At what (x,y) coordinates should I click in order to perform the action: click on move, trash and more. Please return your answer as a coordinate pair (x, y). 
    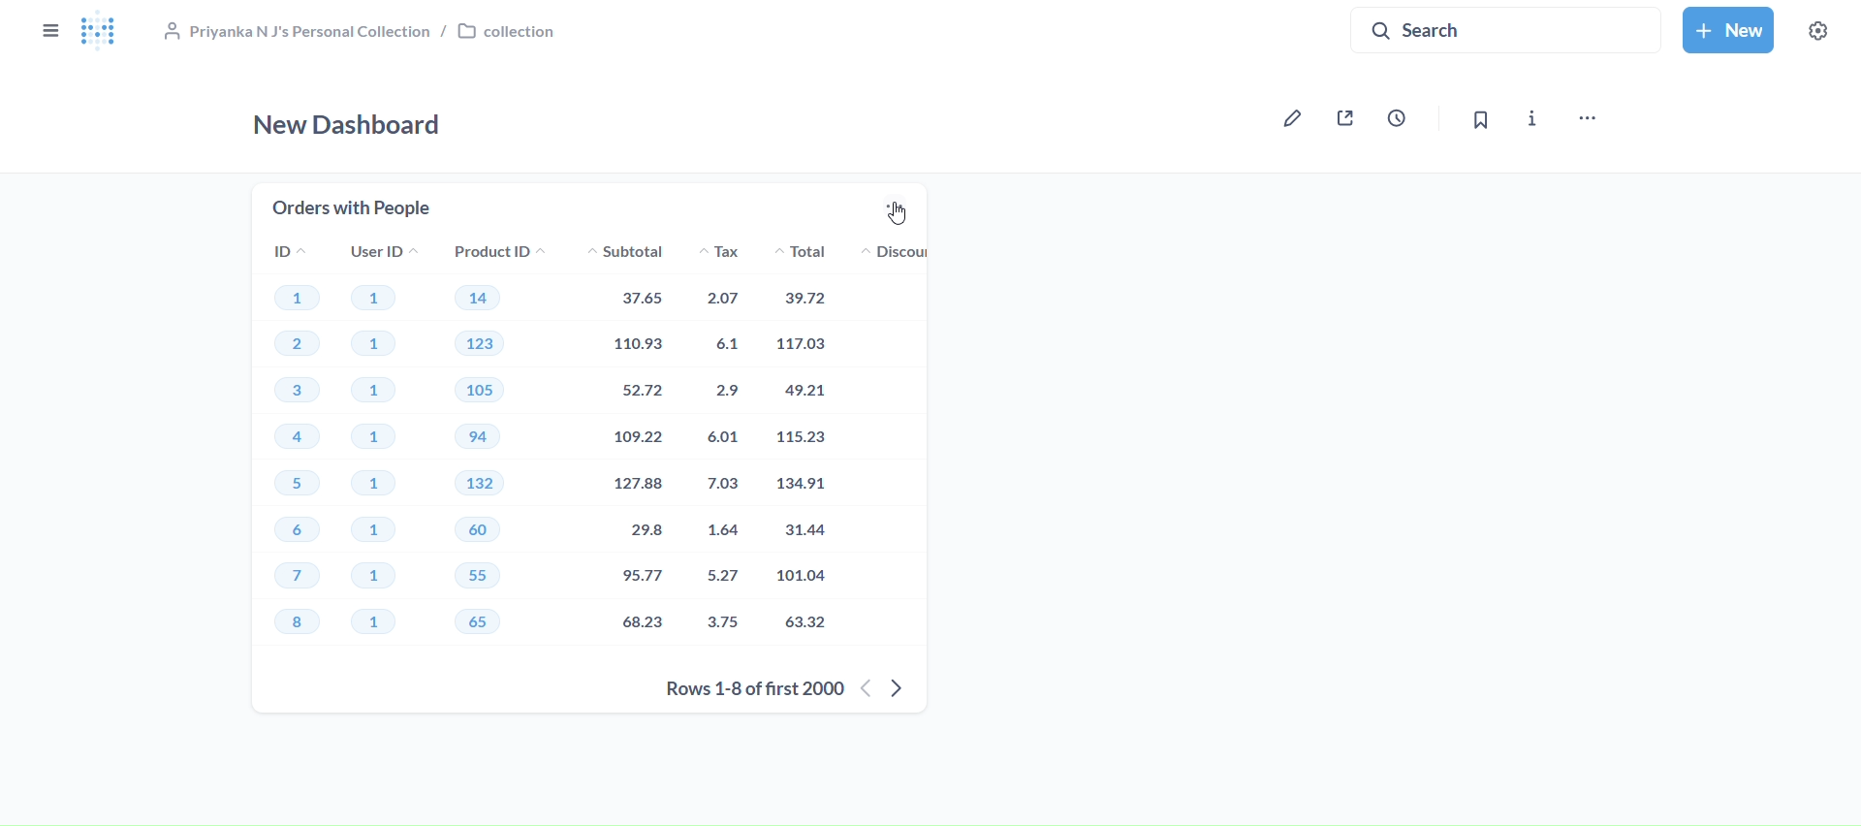
    Looking at the image, I should click on (1591, 117).